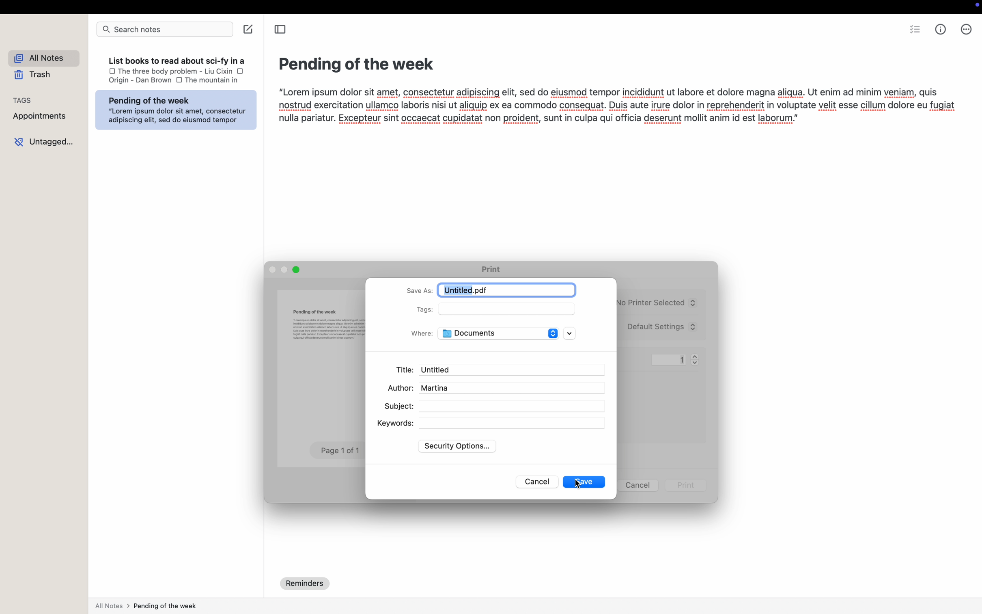 Image resolution: width=982 pixels, height=614 pixels. What do you see at coordinates (398, 407) in the screenshot?
I see `subject` at bounding box center [398, 407].